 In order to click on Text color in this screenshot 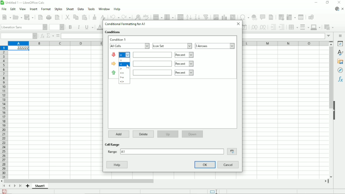, I will do `click(99, 27)`.